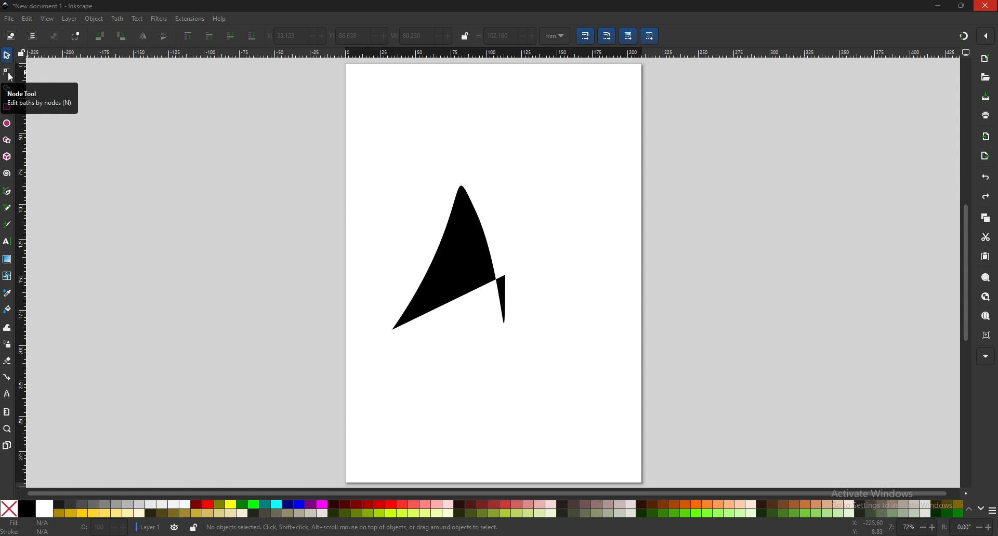 This screenshot has height=536, width=998. Describe the element at coordinates (965, 273) in the screenshot. I see `scroll bar` at that location.